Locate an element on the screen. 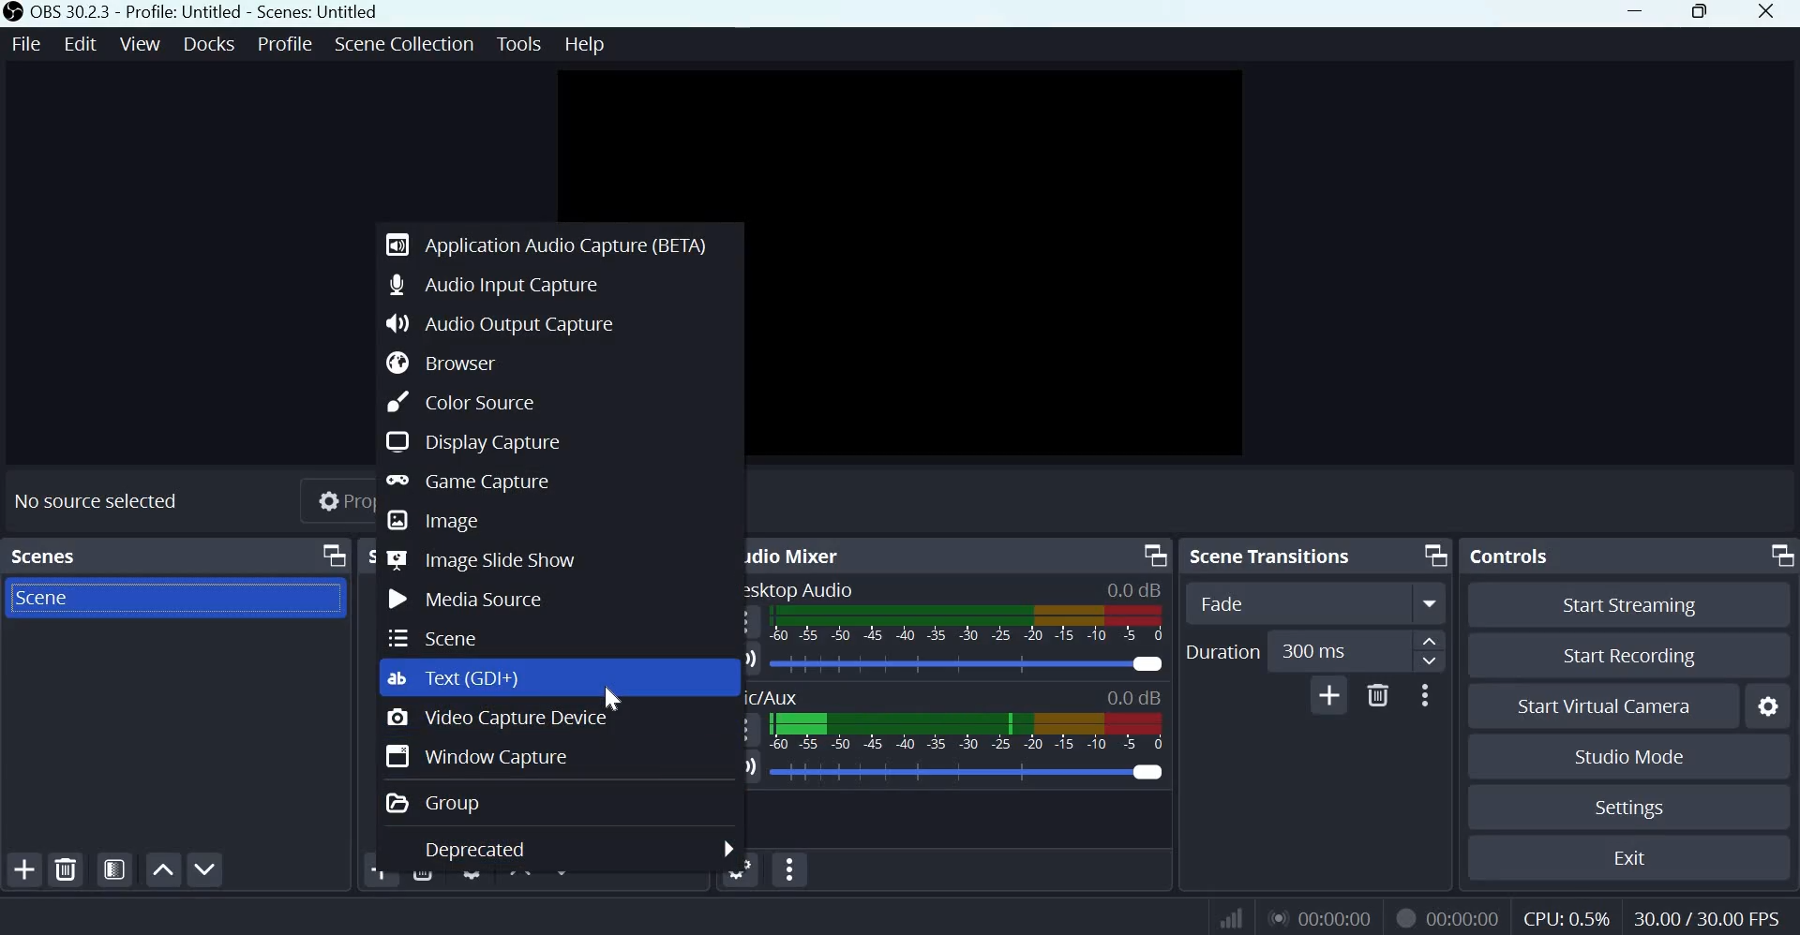 This screenshot has height=935, width=1800. Game capture is located at coordinates (473, 482).